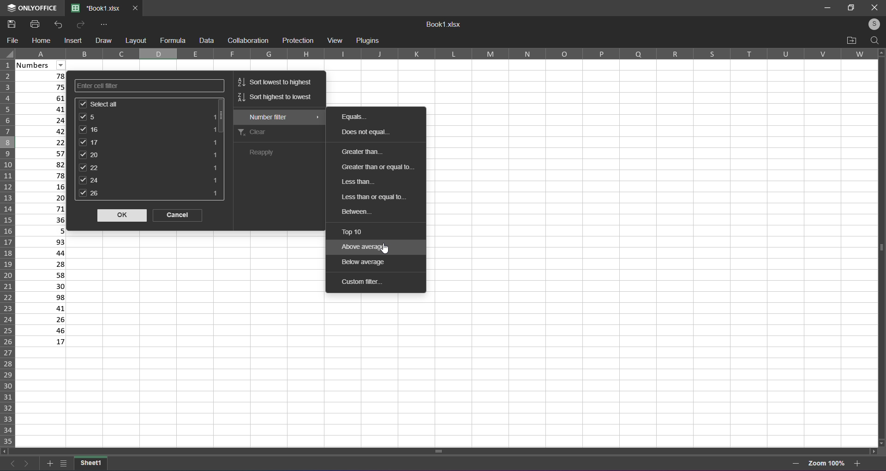  Describe the element at coordinates (30, 8) in the screenshot. I see `ONLYOFFICE` at that location.